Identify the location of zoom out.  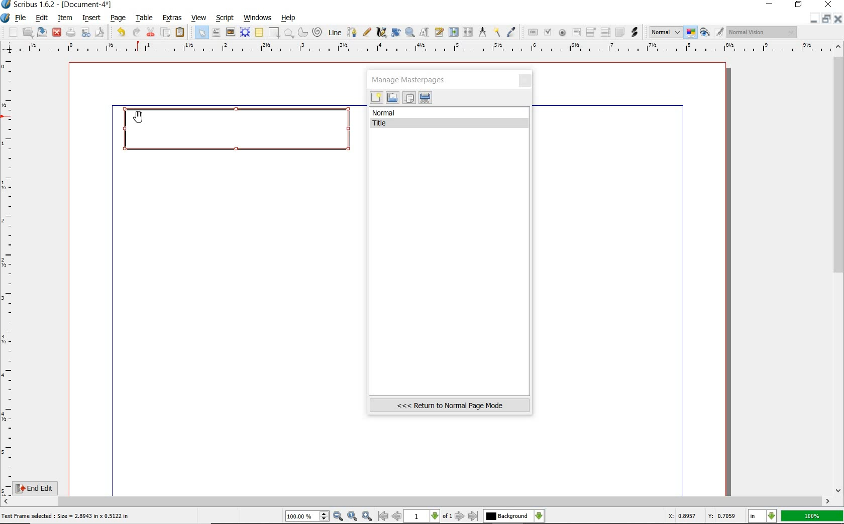
(339, 516).